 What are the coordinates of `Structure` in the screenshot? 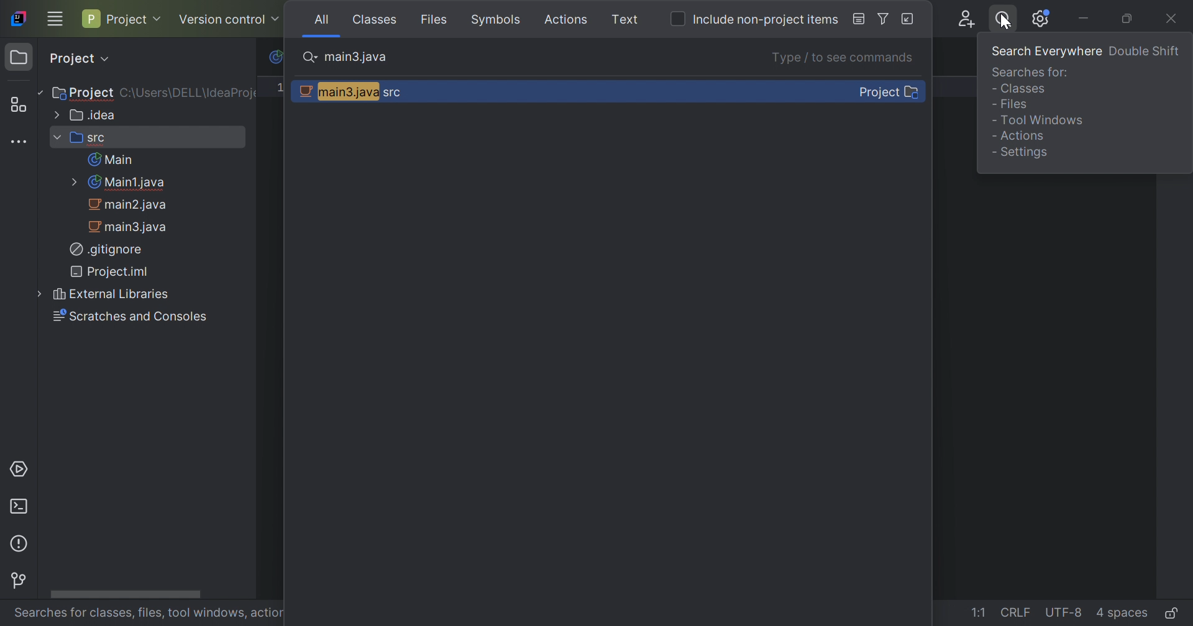 It's located at (17, 104).